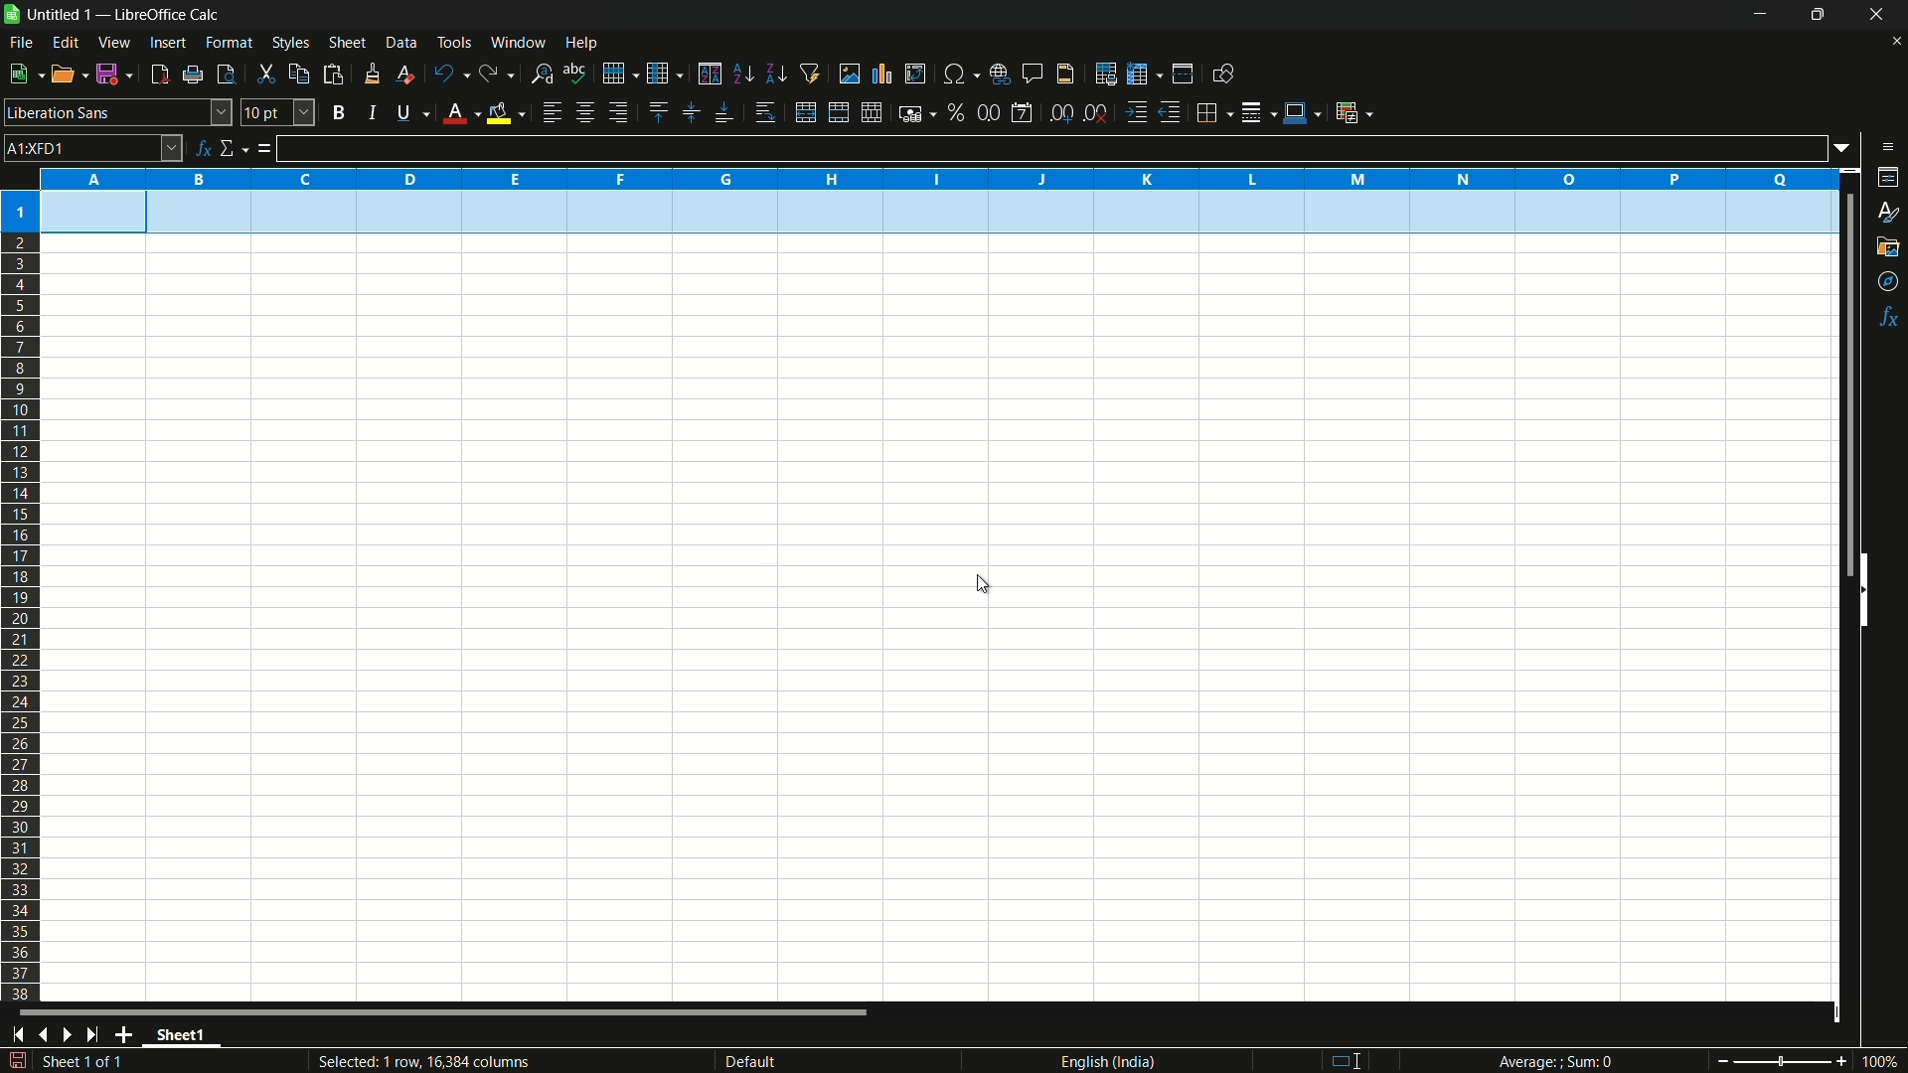 This screenshot has height=1073, width=1908. What do you see at coordinates (1102, 1061) in the screenshot?
I see `language english(india)` at bounding box center [1102, 1061].